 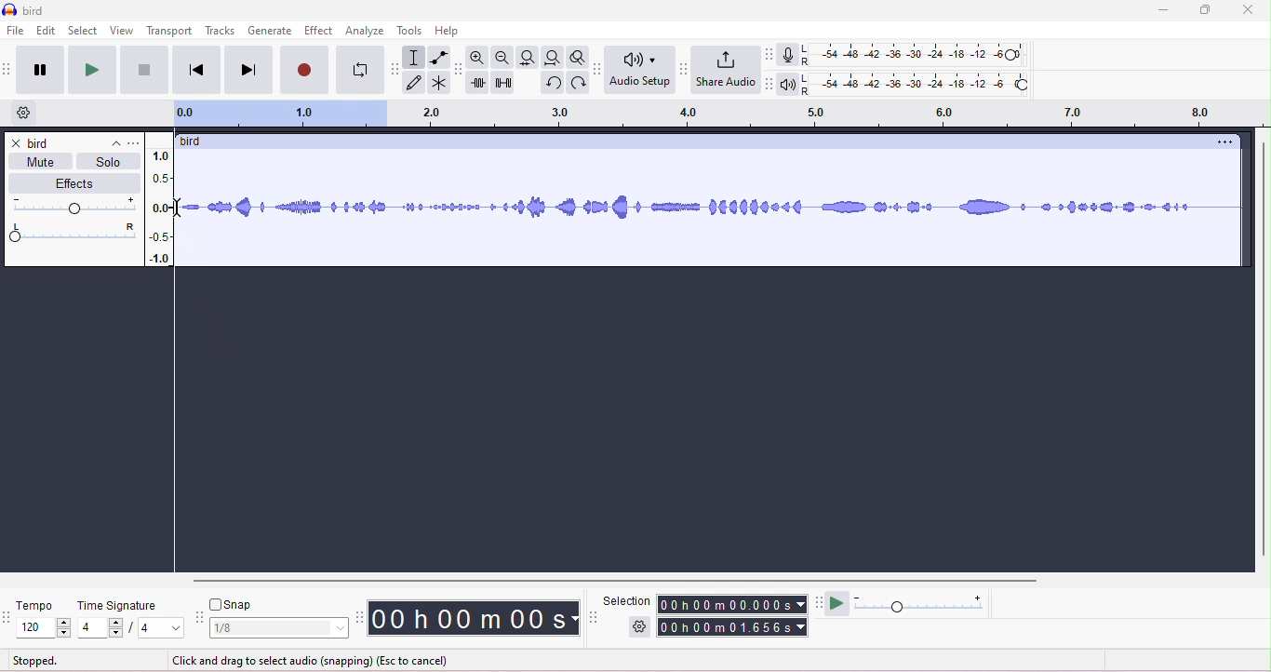 What do you see at coordinates (599, 69) in the screenshot?
I see `audio set up tool bar` at bounding box center [599, 69].